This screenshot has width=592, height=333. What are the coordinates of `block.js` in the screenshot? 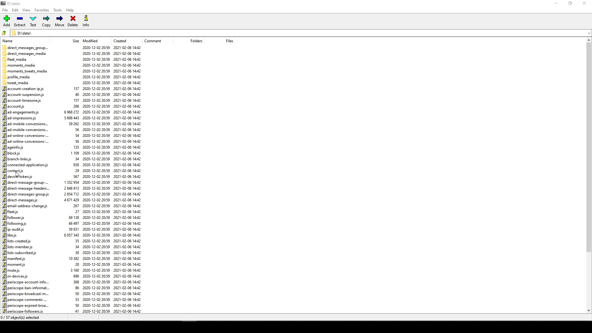 It's located at (11, 153).